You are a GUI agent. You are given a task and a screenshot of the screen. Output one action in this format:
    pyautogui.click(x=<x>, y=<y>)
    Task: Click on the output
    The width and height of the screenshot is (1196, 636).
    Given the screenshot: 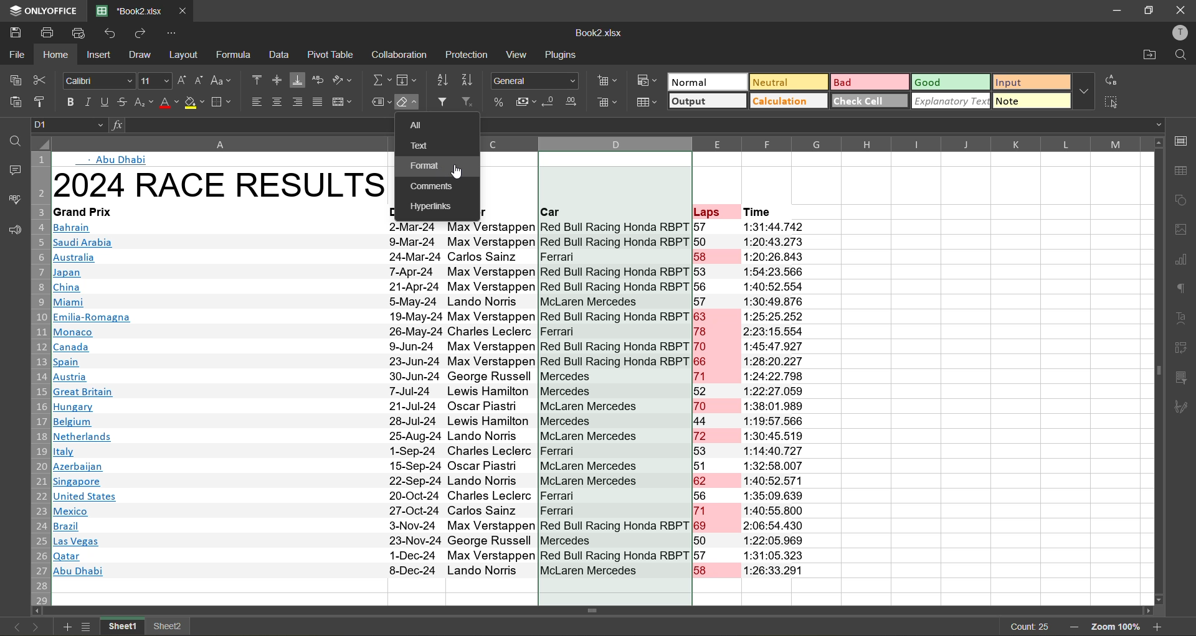 What is the action you would take?
    pyautogui.click(x=706, y=101)
    